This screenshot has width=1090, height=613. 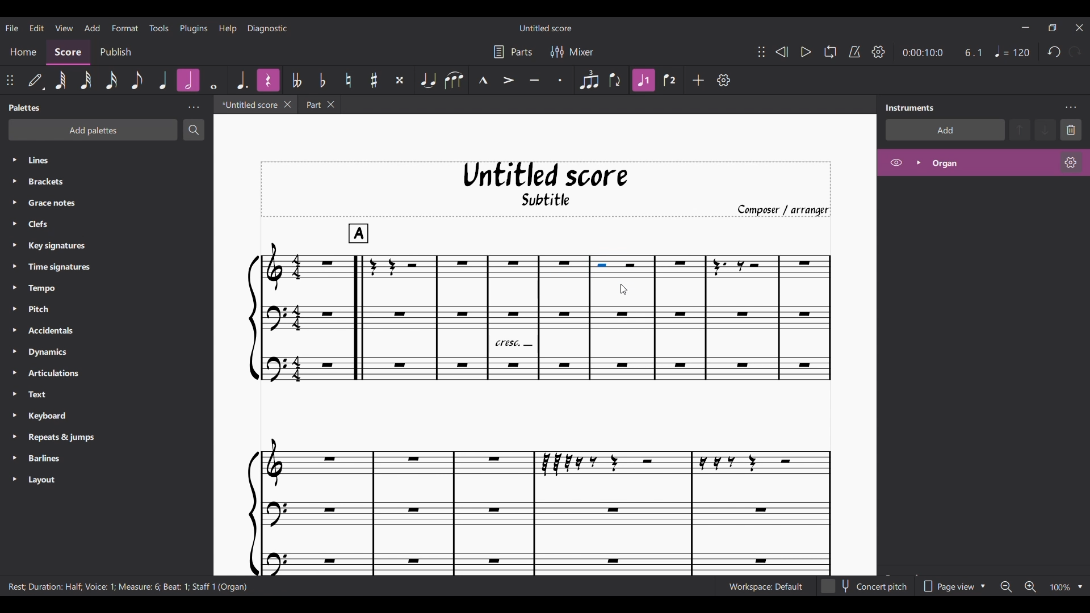 What do you see at coordinates (1080, 587) in the screenshot?
I see `Zoom options` at bounding box center [1080, 587].